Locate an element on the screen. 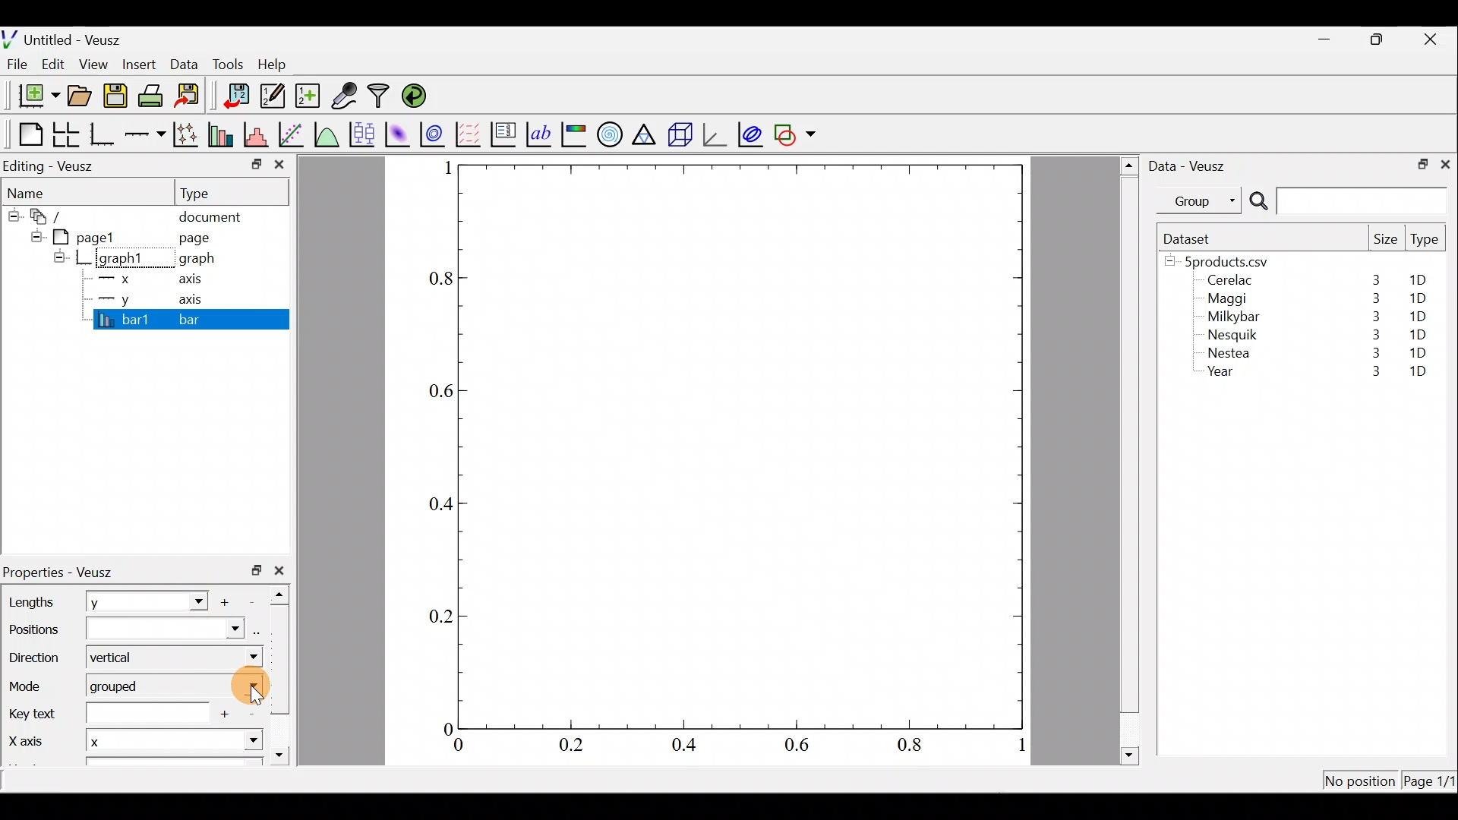 This screenshot has width=1458, height=820. Histogram of a dataset is located at coordinates (260, 135).